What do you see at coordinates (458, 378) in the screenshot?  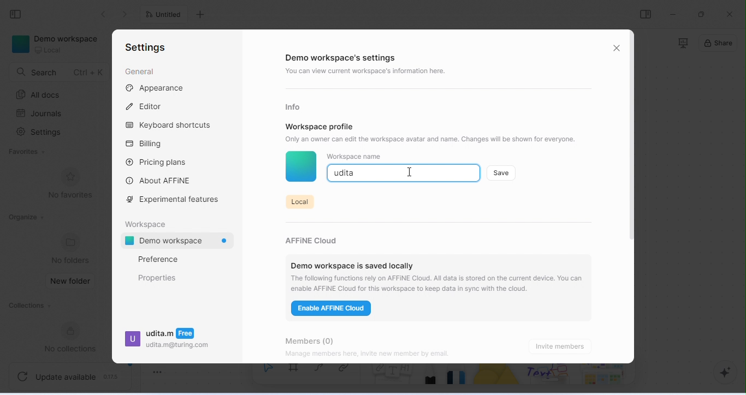 I see `eraser` at bounding box center [458, 378].